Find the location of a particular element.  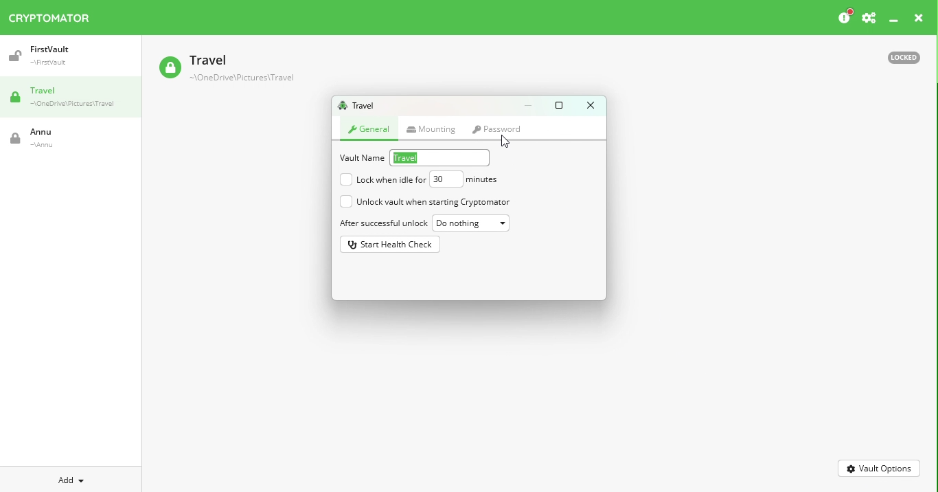

Travel is located at coordinates (76, 98).